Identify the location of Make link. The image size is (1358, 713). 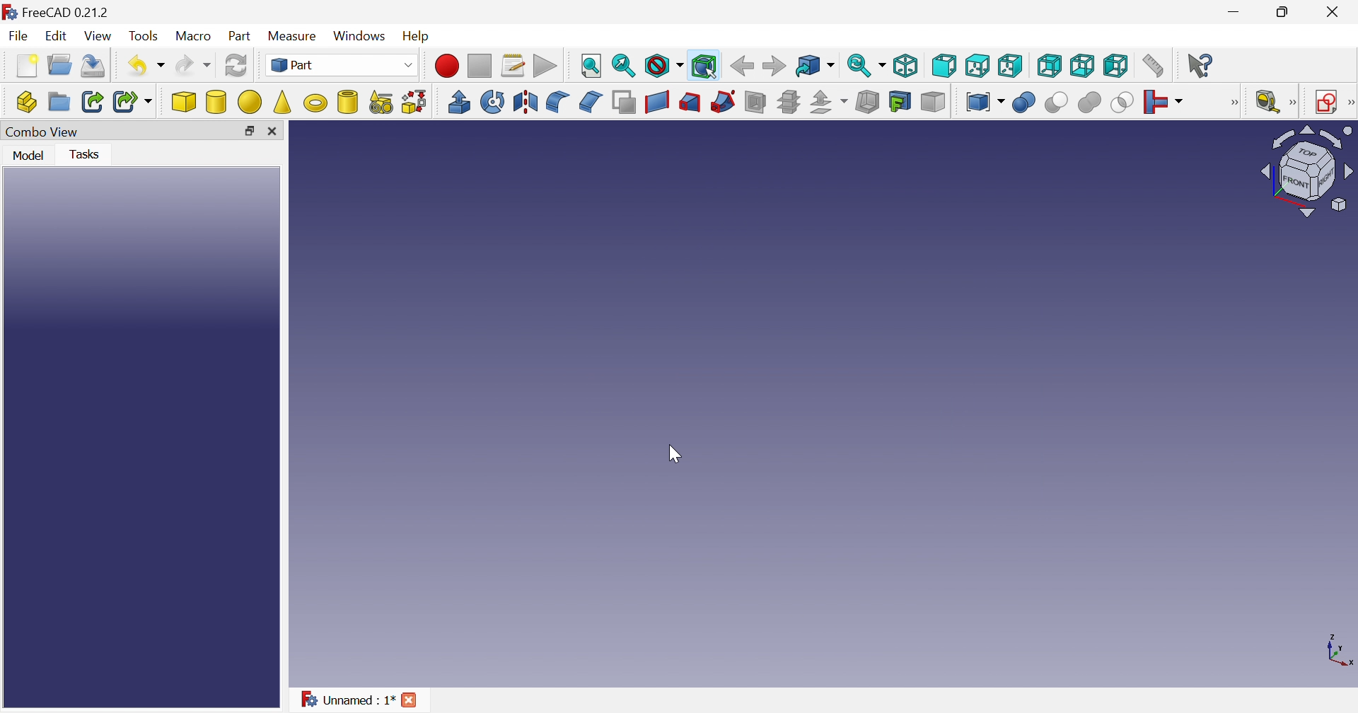
(94, 101).